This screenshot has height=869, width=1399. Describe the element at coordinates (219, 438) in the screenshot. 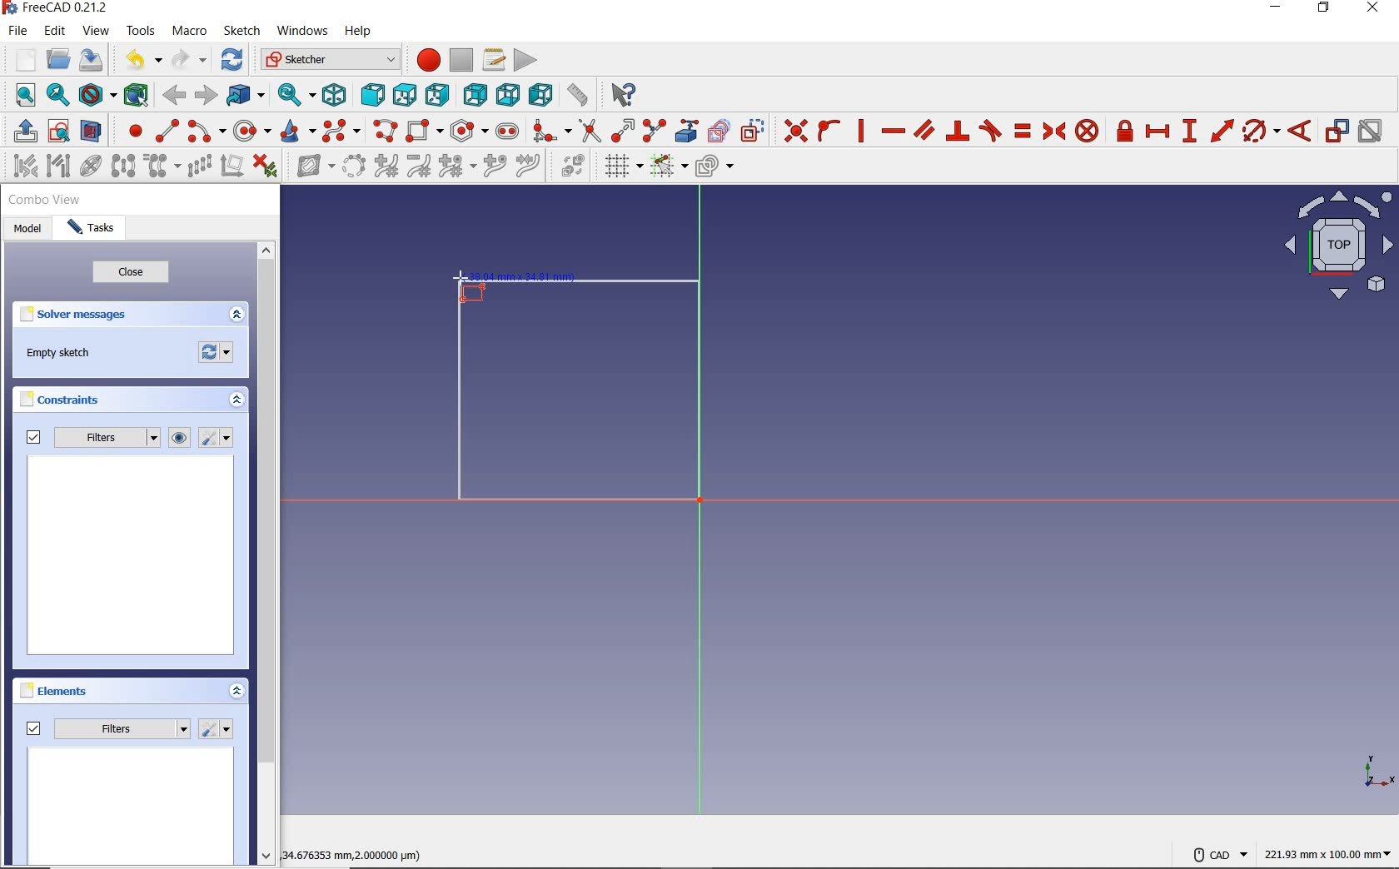

I see `settings` at that location.